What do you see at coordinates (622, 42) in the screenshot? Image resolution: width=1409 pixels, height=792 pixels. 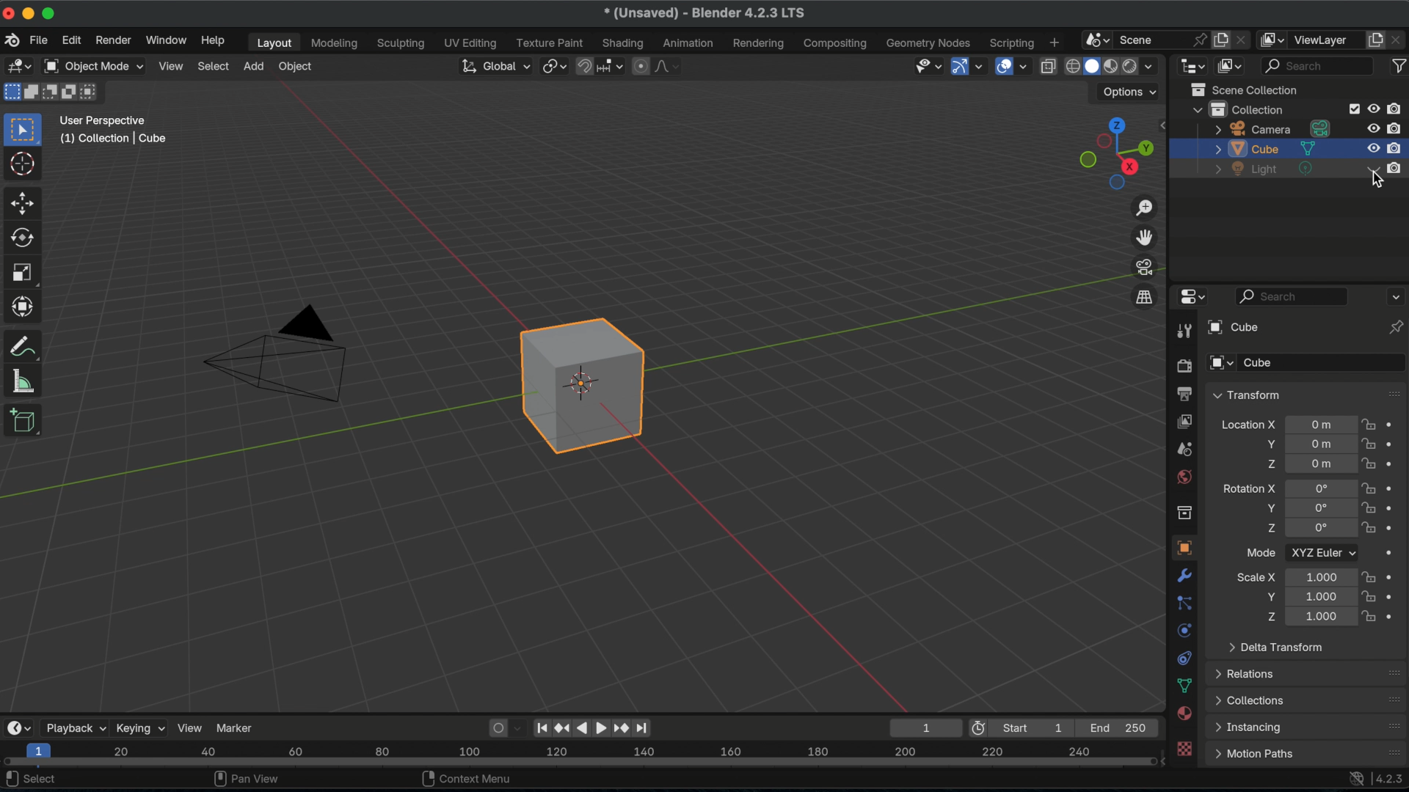 I see `shading` at bounding box center [622, 42].